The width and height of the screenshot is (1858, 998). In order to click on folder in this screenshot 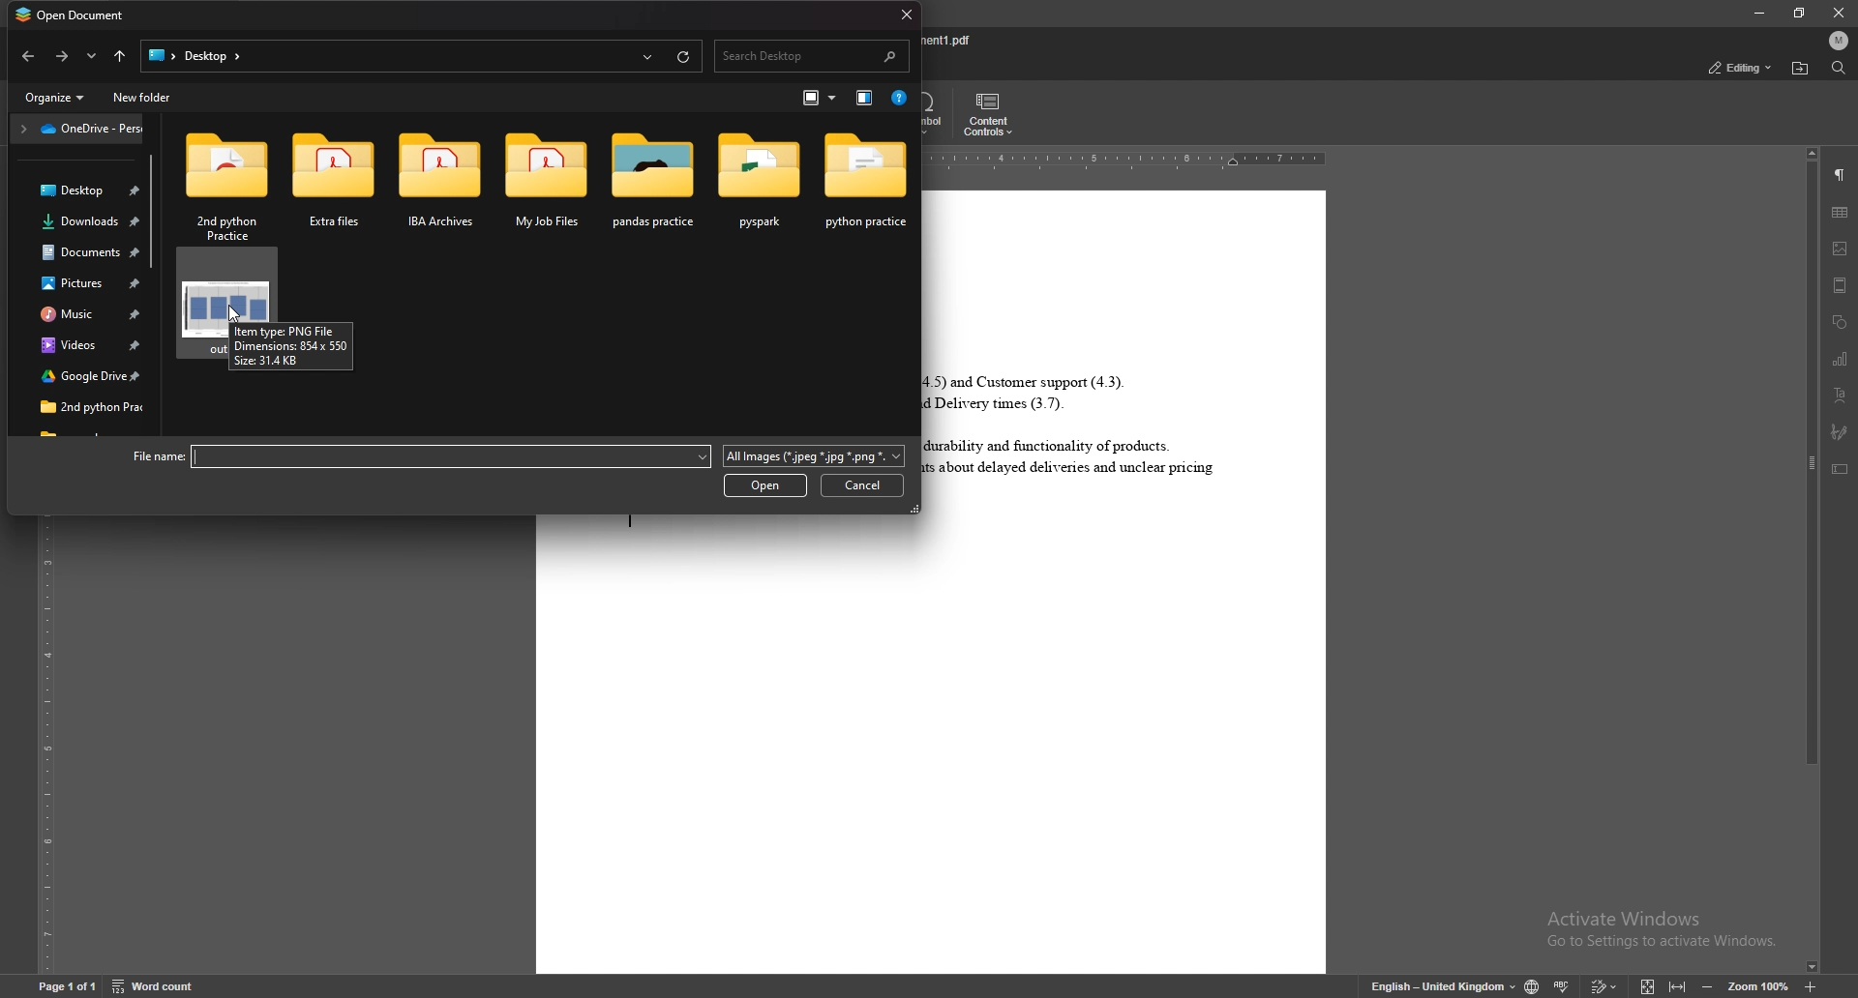, I will do `click(77, 285)`.